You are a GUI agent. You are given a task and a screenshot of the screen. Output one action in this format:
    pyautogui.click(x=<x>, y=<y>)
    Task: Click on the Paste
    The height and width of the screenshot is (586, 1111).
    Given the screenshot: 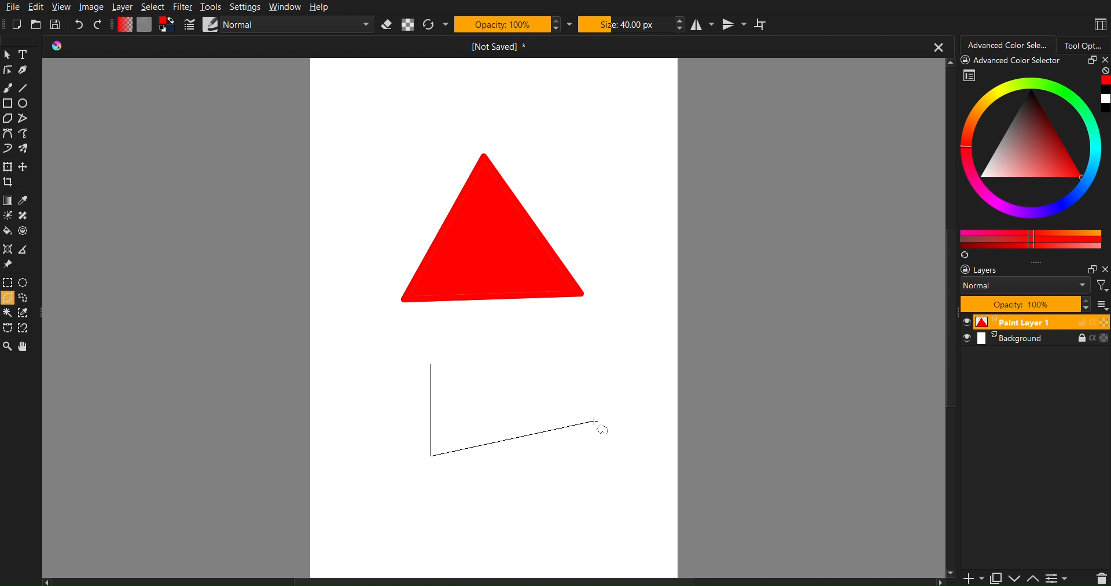 What is the action you would take?
    pyautogui.click(x=995, y=576)
    